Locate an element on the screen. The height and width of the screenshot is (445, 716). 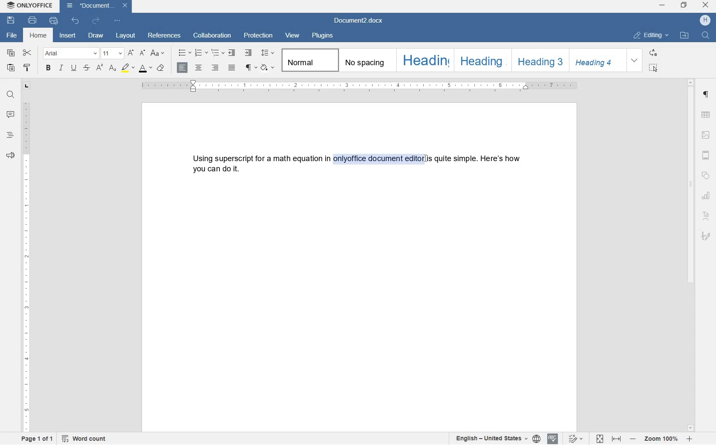
paste is located at coordinates (11, 68).